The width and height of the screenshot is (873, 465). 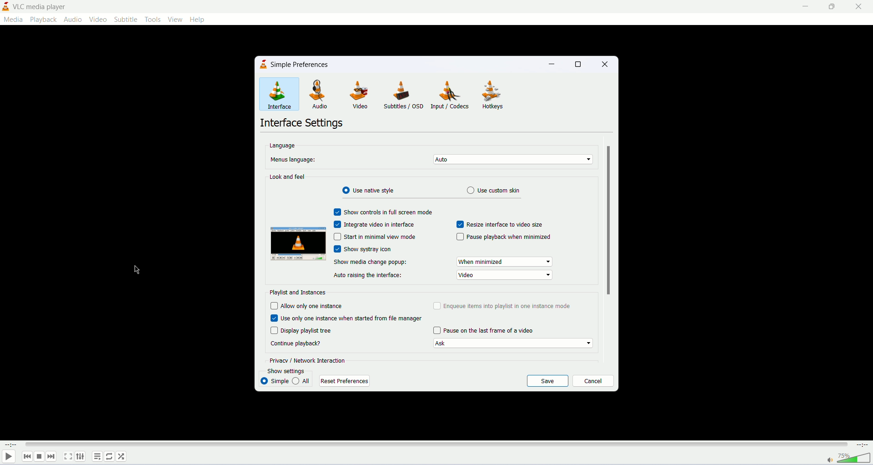 What do you see at coordinates (302, 63) in the screenshot?
I see `simple preferences` at bounding box center [302, 63].